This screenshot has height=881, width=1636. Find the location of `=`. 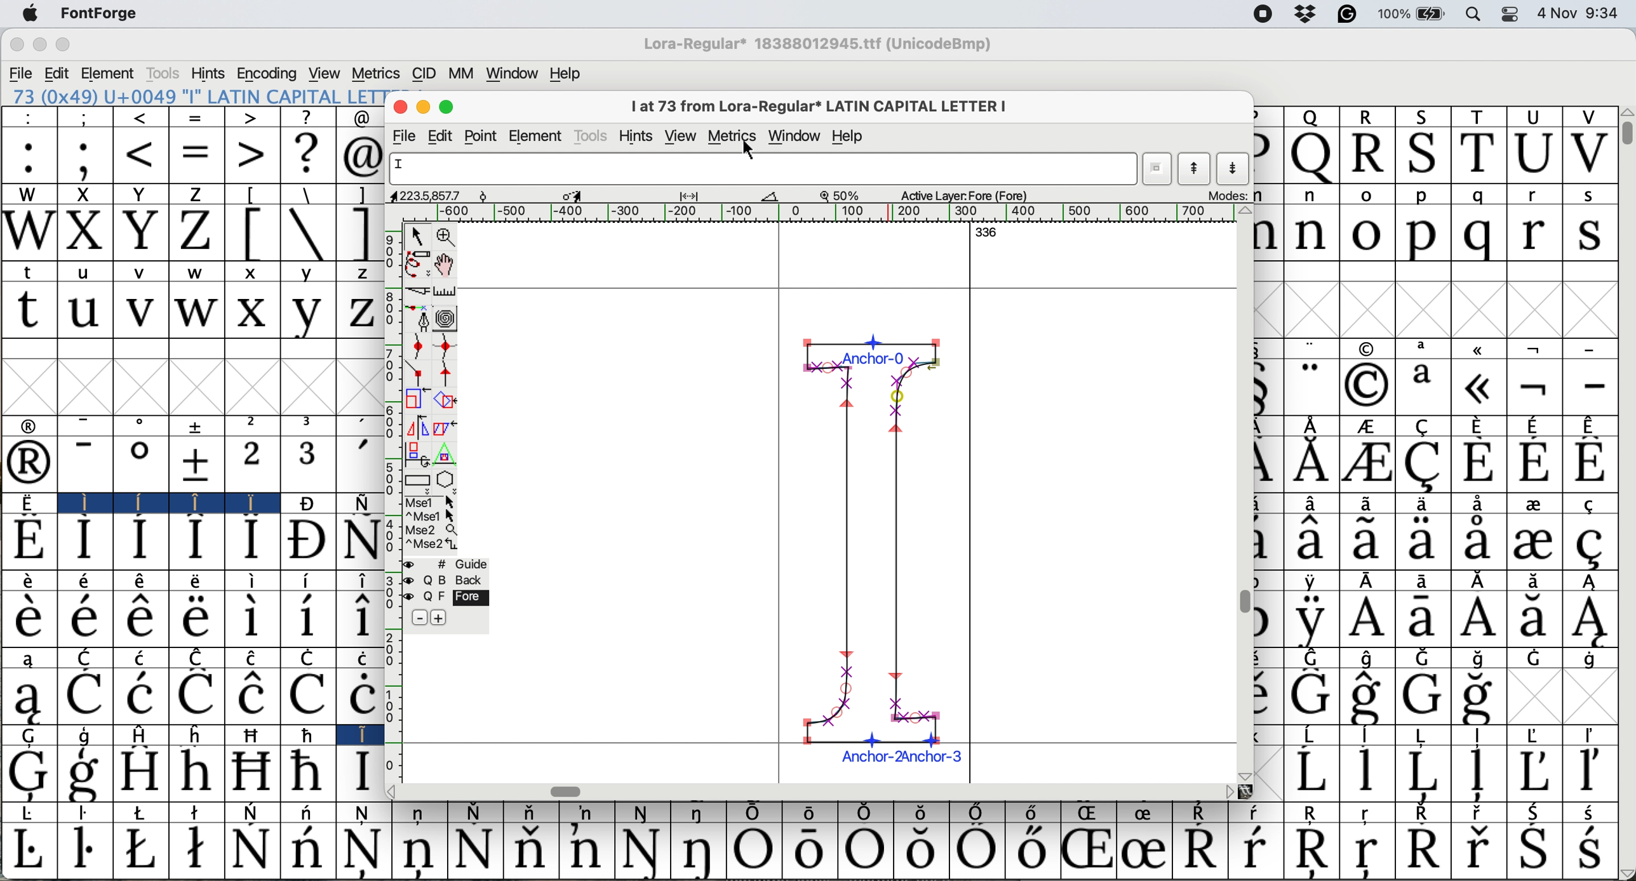

= is located at coordinates (197, 157).